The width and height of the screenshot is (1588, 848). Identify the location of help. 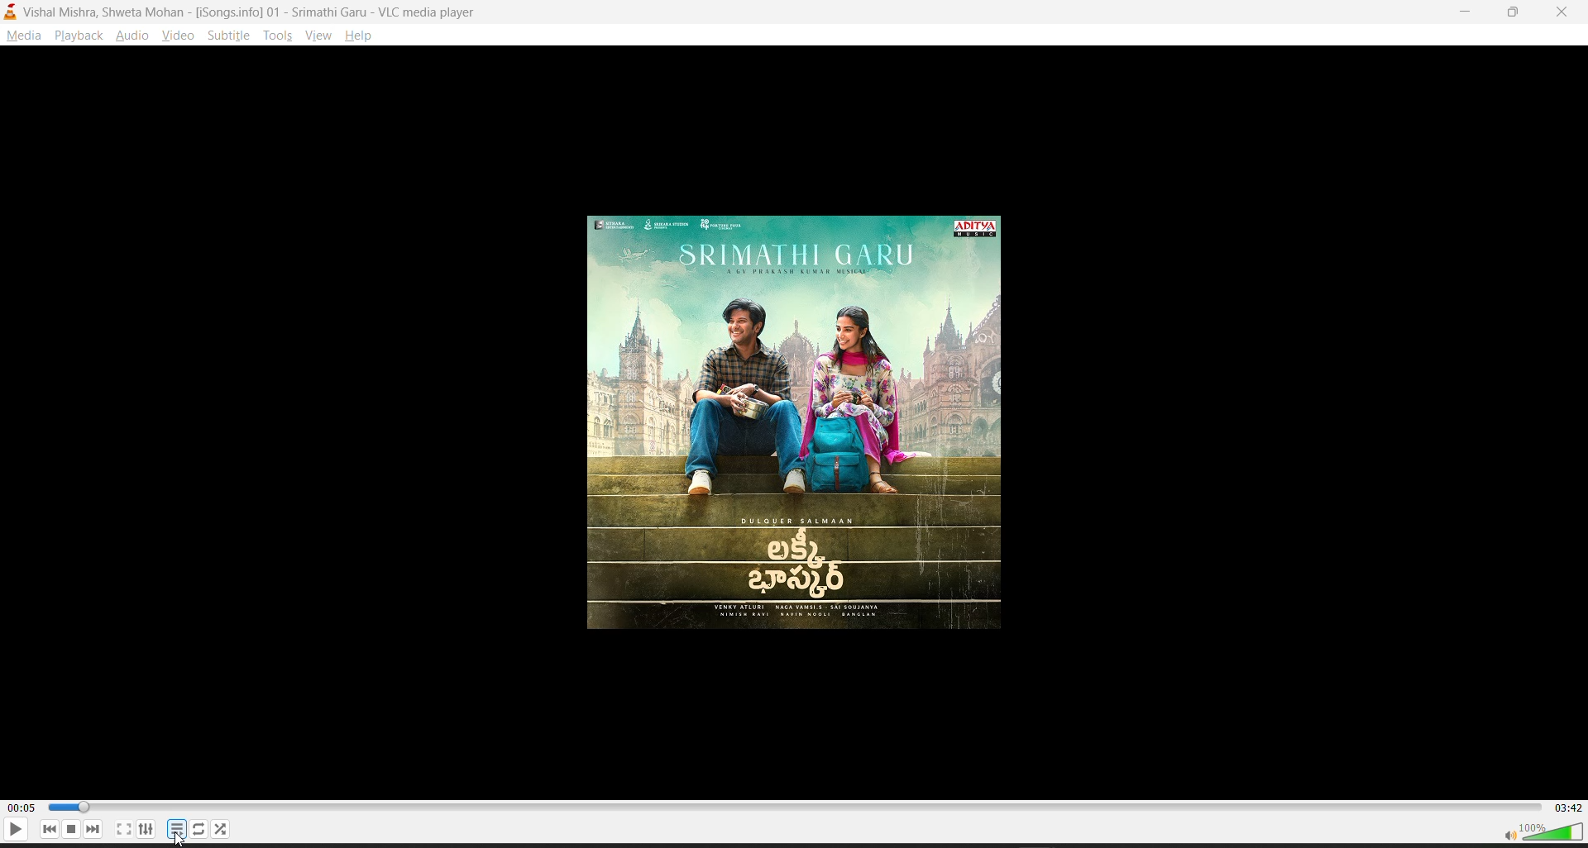
(358, 34).